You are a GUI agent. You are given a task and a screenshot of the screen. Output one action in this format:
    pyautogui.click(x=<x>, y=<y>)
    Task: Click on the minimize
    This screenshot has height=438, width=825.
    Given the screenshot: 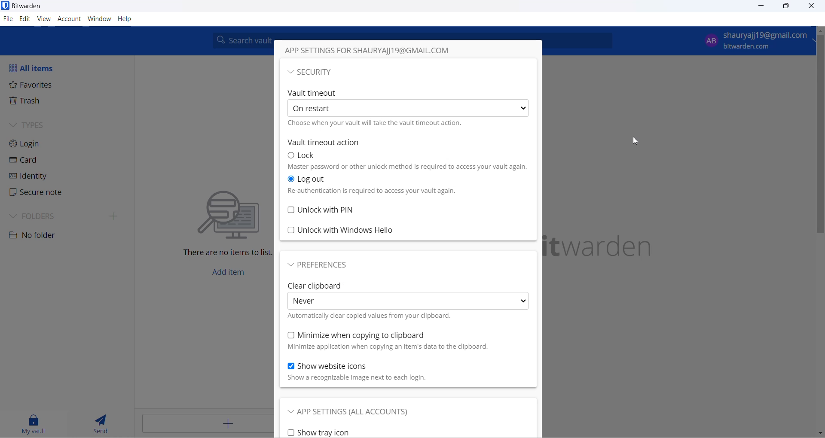 What is the action you would take?
    pyautogui.click(x=764, y=7)
    